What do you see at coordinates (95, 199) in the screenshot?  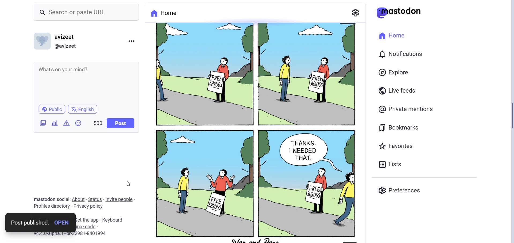 I see `Status` at bounding box center [95, 199].